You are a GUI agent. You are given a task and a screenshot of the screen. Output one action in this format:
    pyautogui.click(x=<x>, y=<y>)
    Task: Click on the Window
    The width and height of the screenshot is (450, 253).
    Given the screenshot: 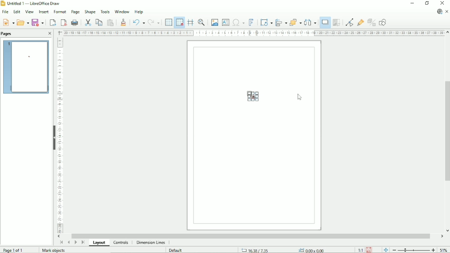 What is the action you would take?
    pyautogui.click(x=122, y=11)
    